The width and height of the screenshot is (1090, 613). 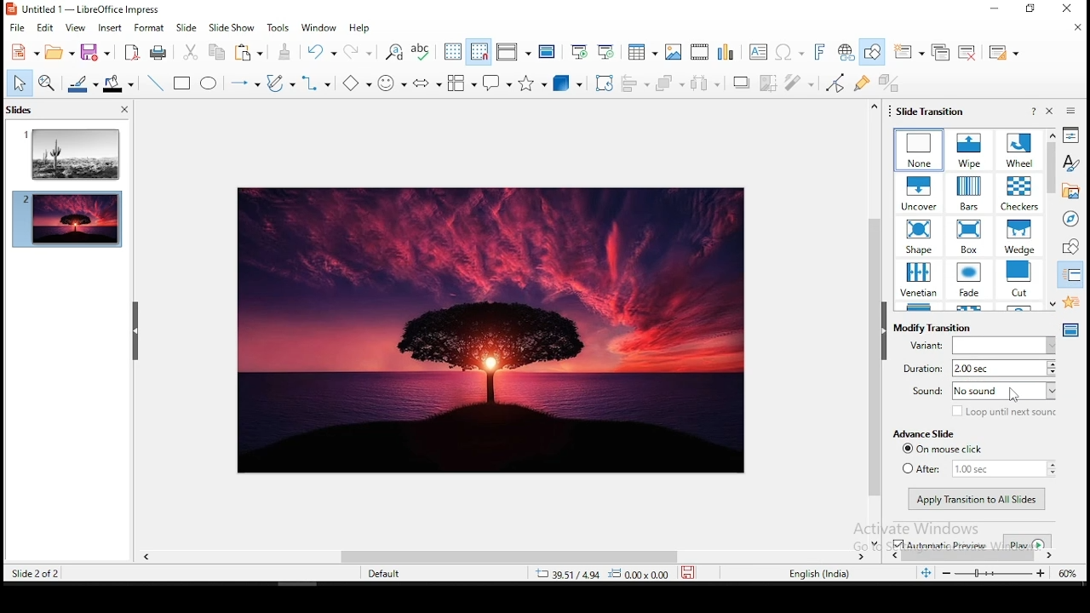 What do you see at coordinates (578, 48) in the screenshot?
I see `start from first slide` at bounding box center [578, 48].